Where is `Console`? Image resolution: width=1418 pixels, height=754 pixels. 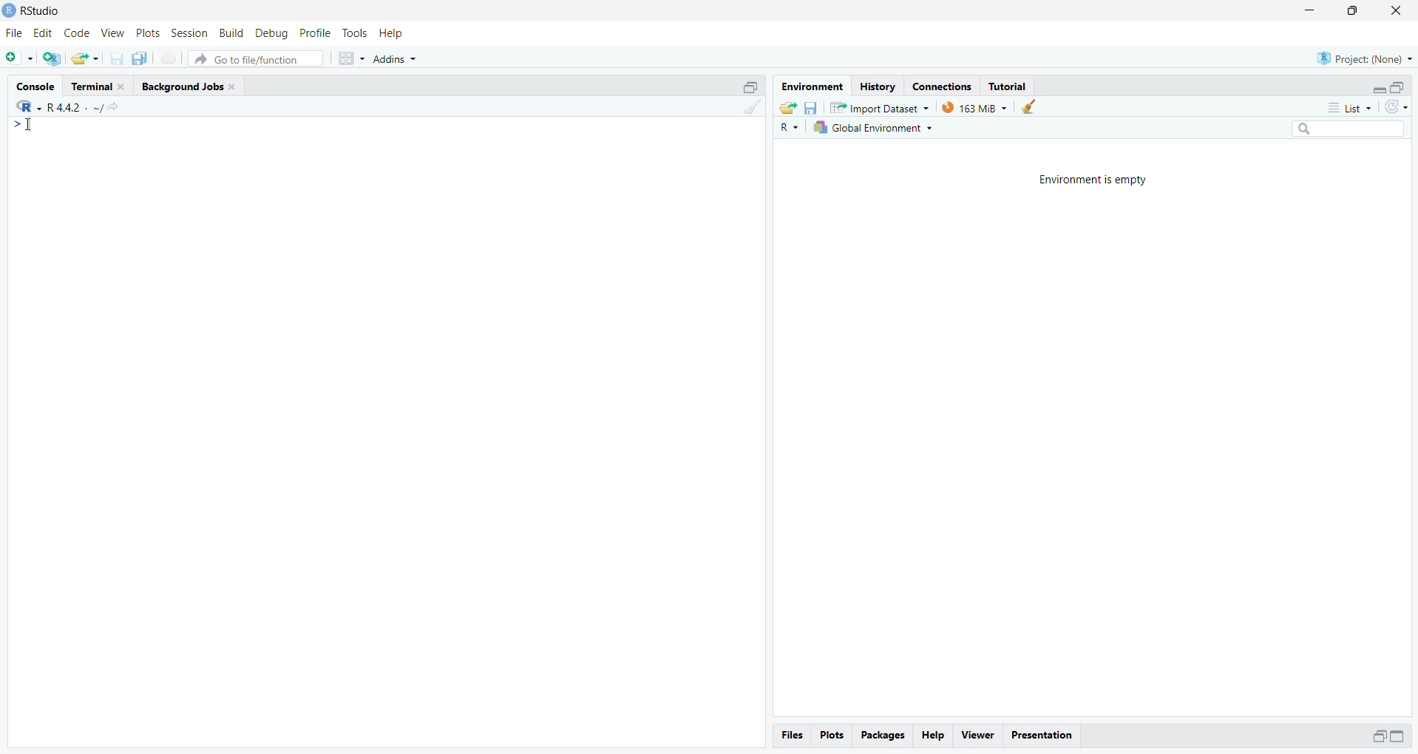
Console is located at coordinates (37, 86).